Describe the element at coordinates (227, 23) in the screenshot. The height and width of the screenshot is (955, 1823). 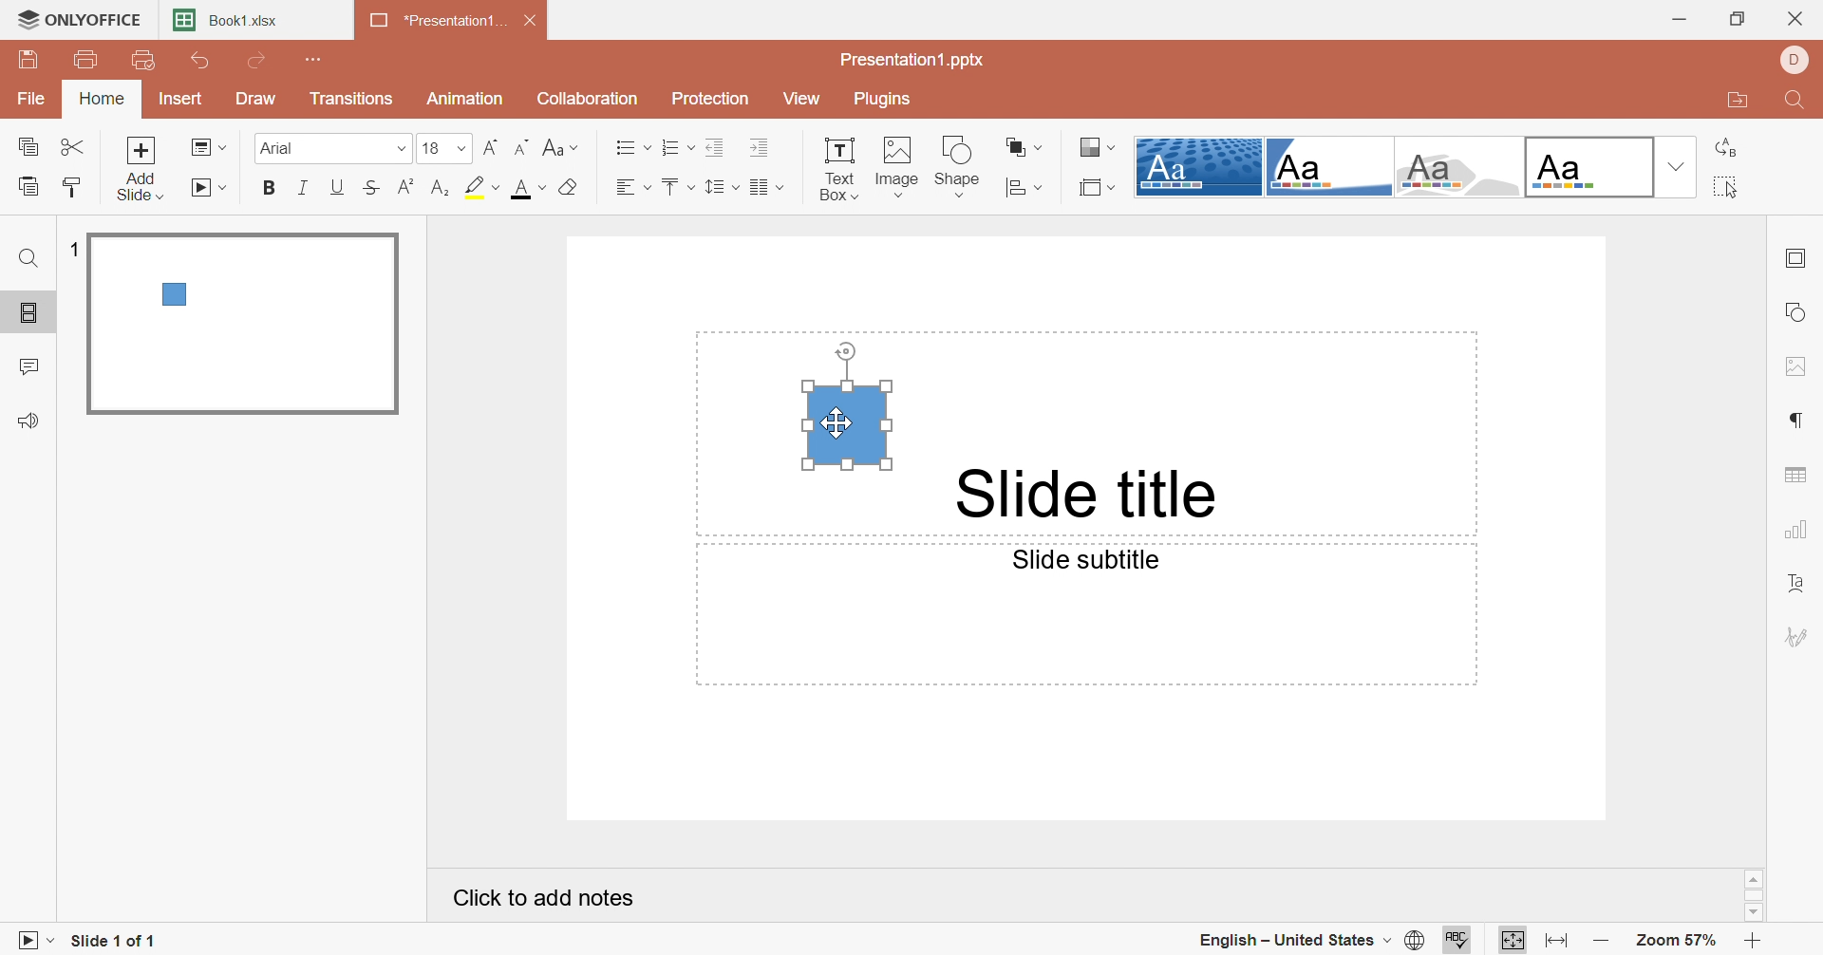
I see `Book1.xlsx` at that location.